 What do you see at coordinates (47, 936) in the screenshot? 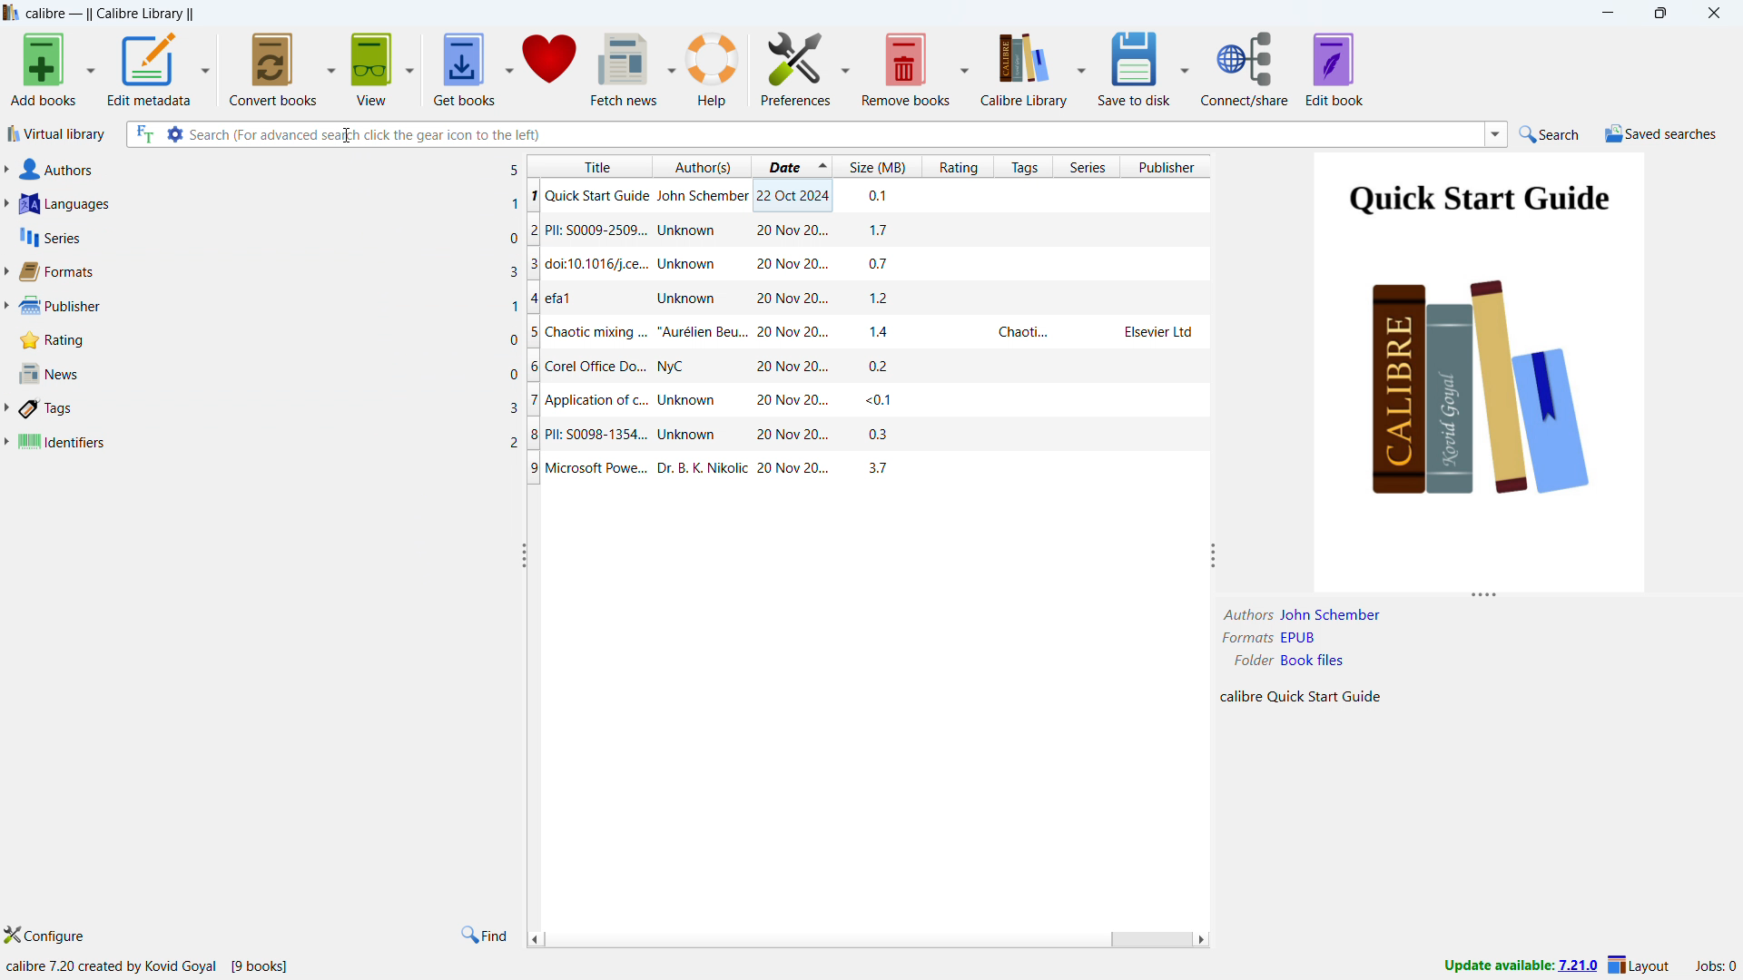
I see `configure` at bounding box center [47, 936].